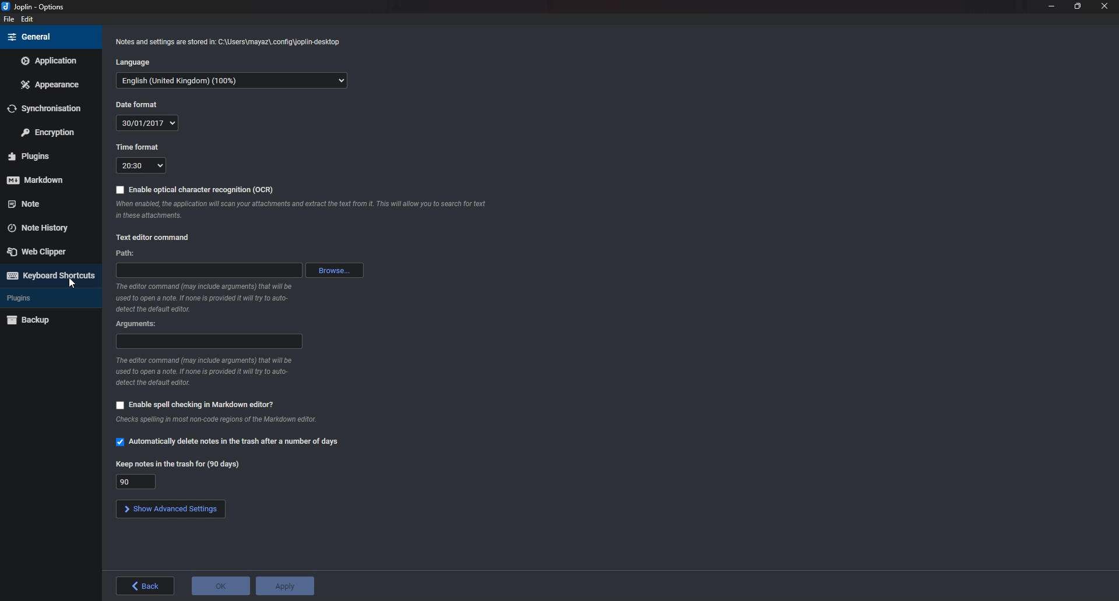 This screenshot has width=1119, height=601. I want to click on Date format, so click(139, 104).